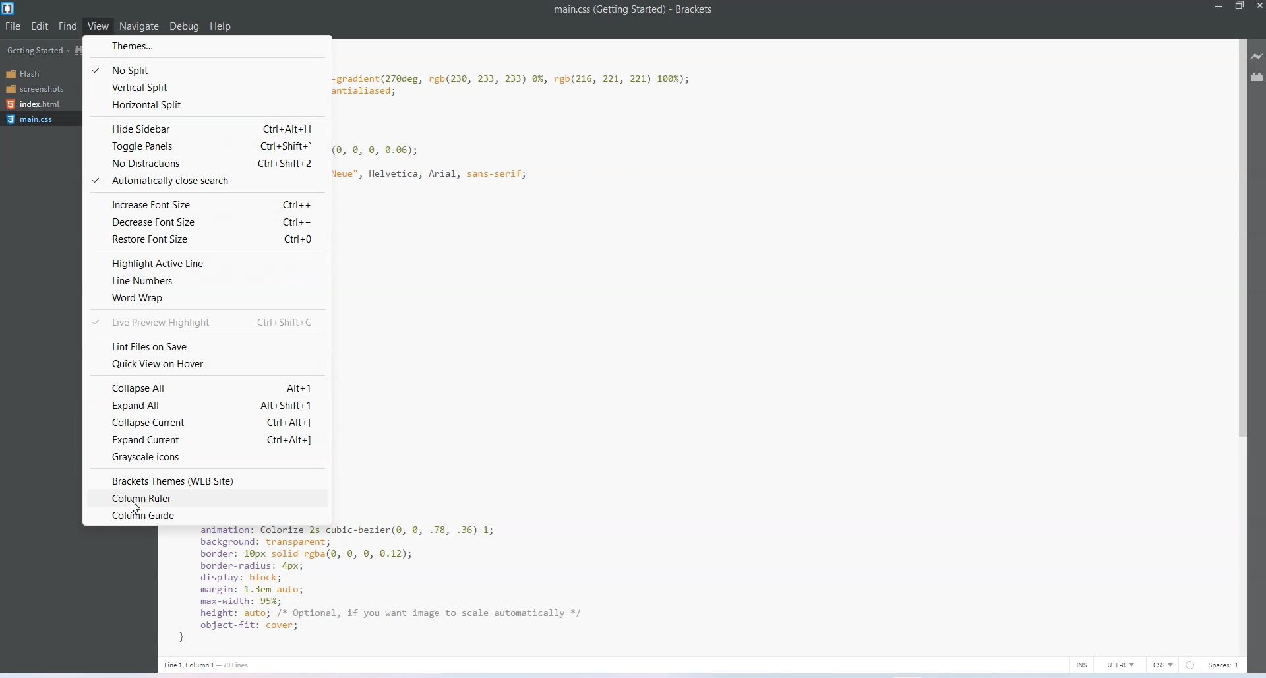 The width and height of the screenshot is (1266, 678). I want to click on Hide sidebar, so click(206, 127).